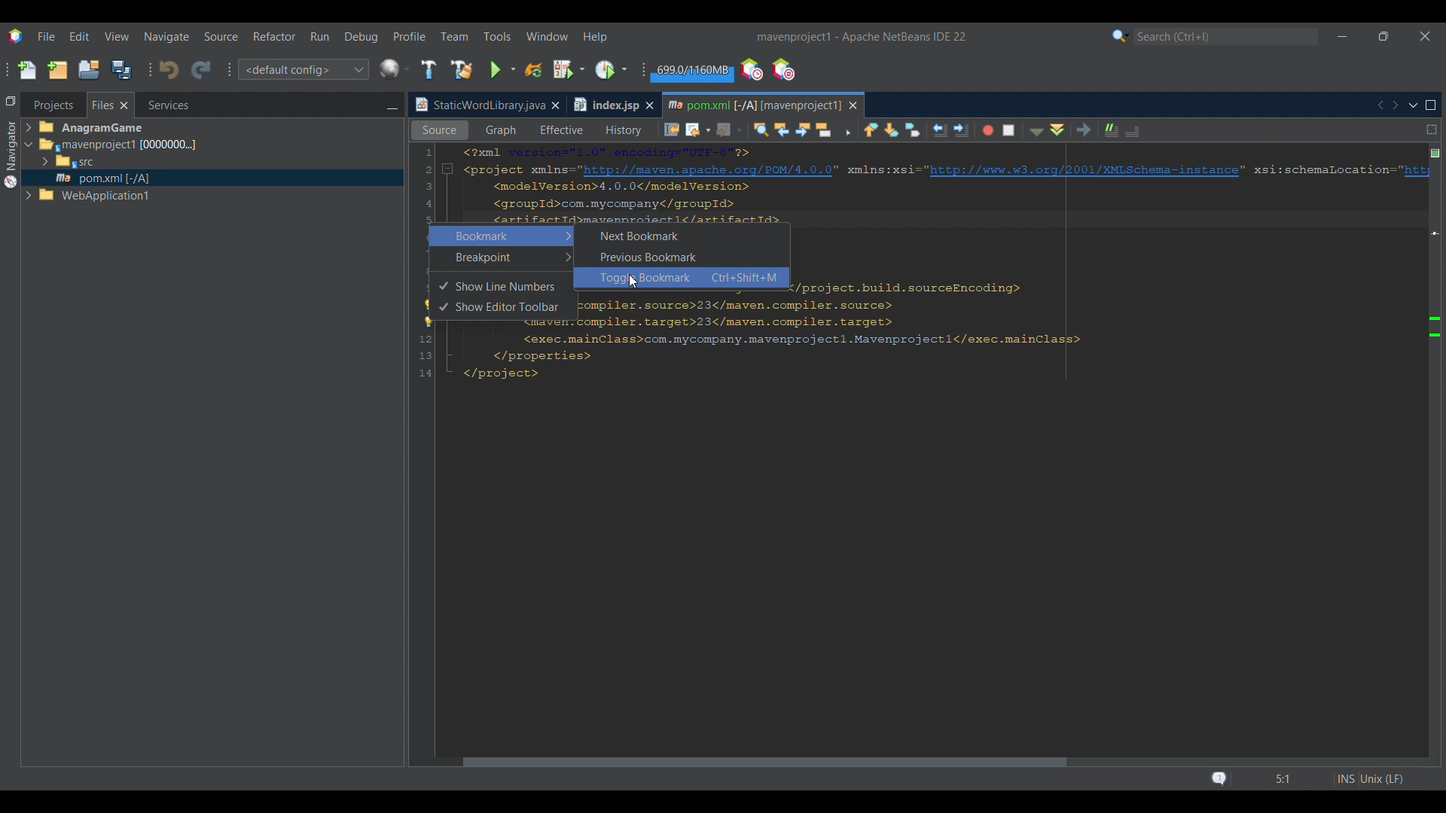 This screenshot has height=813, width=1446. What do you see at coordinates (1226, 37) in the screenshot?
I see `Search` at bounding box center [1226, 37].